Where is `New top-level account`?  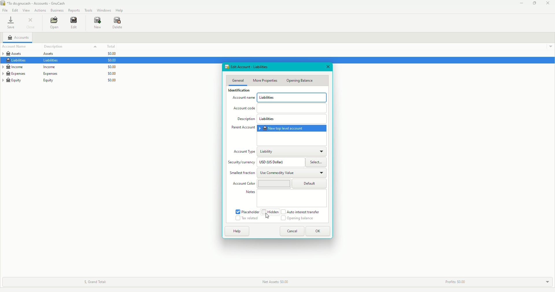 New top-level account is located at coordinates (291, 128).